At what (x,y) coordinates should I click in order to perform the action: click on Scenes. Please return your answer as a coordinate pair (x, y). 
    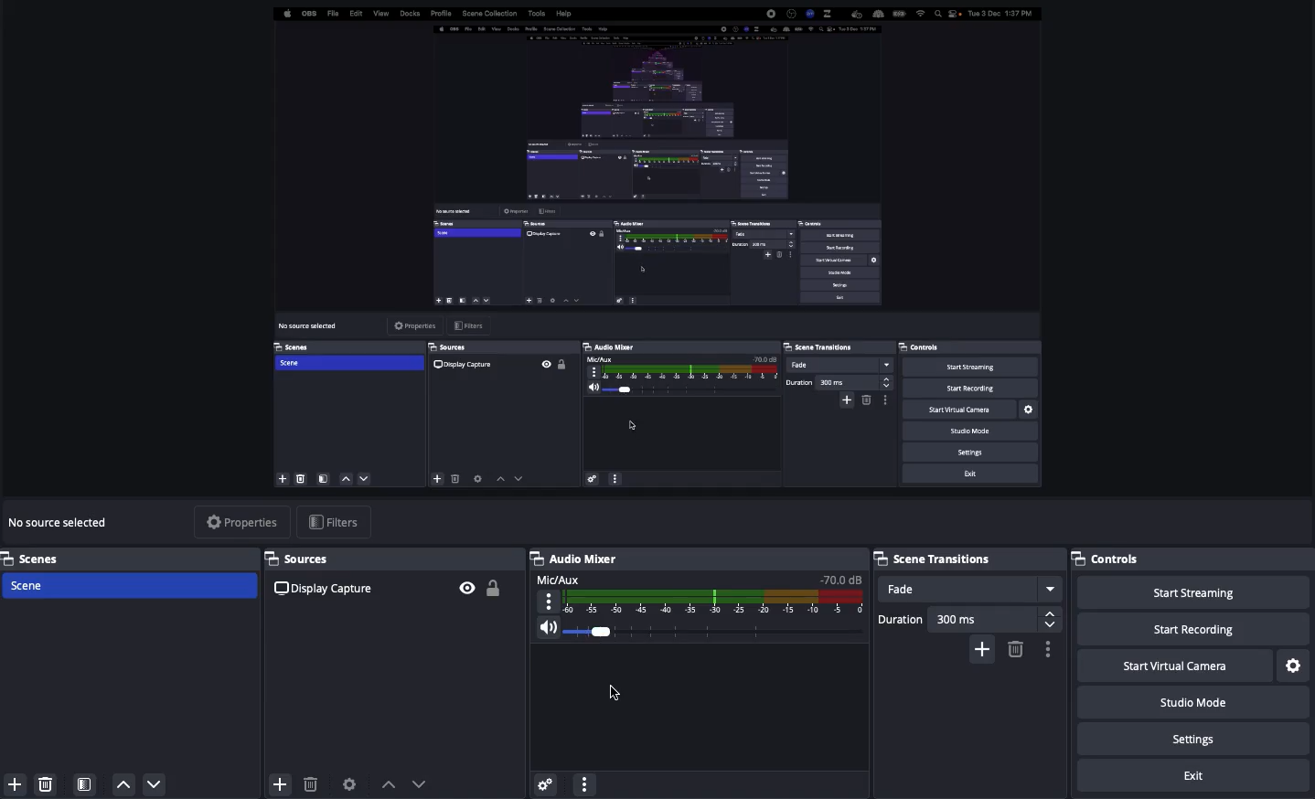
    Looking at the image, I should click on (130, 558).